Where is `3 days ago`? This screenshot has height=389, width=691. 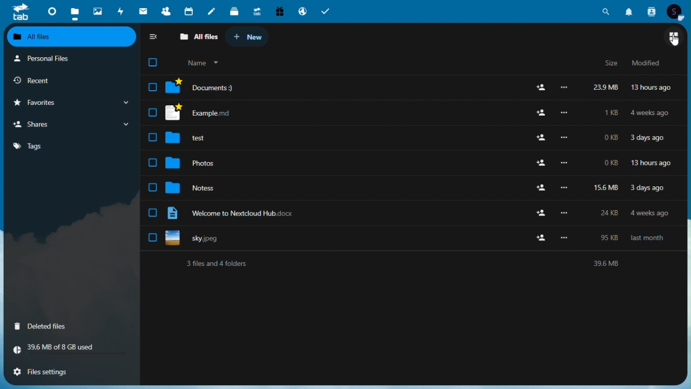 3 days ago is located at coordinates (648, 139).